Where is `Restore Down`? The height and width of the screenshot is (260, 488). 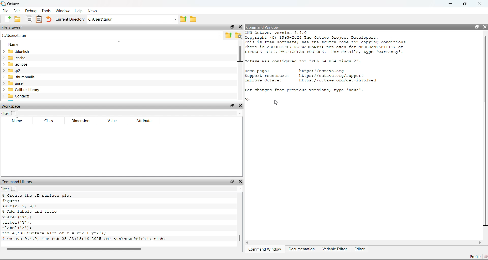 Restore Down is located at coordinates (477, 27).